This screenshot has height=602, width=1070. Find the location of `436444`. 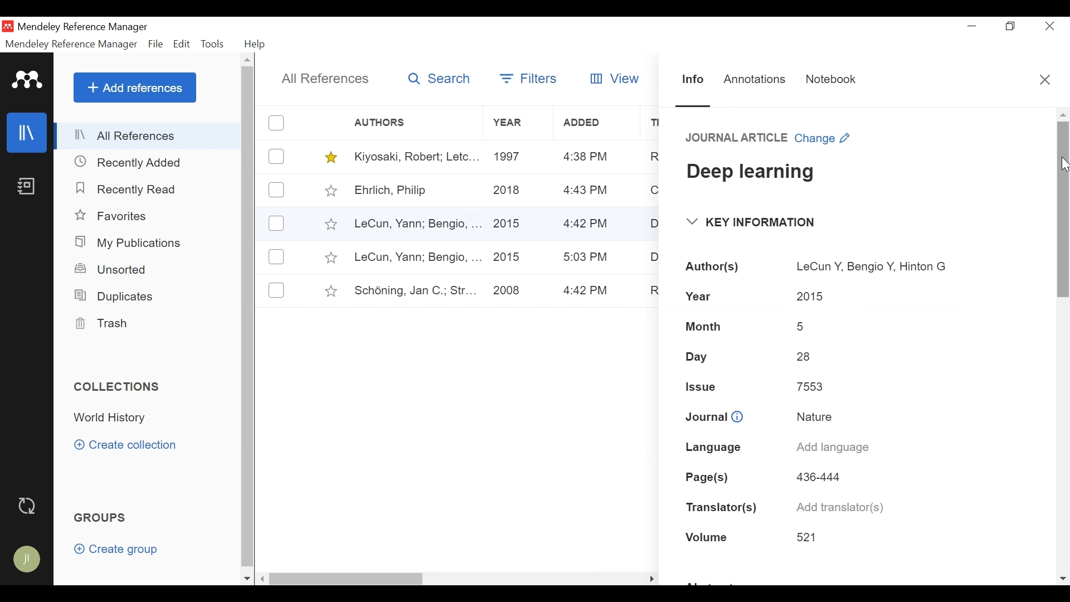

436444 is located at coordinates (819, 476).